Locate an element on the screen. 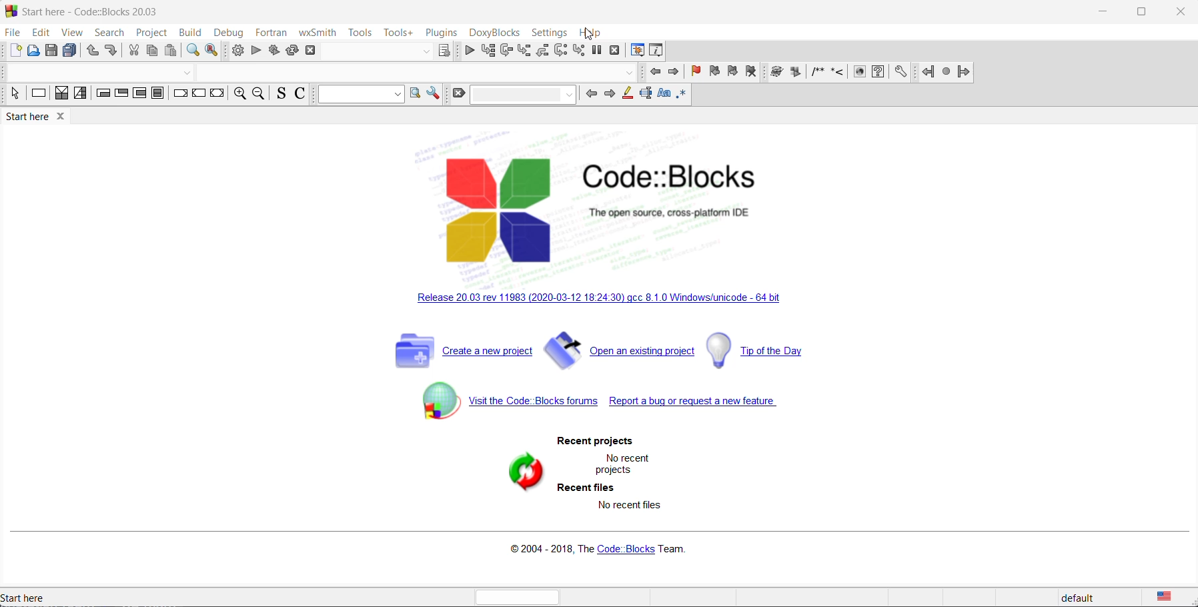 This screenshot has width=1198, height=607. icon is located at coordinates (817, 73).